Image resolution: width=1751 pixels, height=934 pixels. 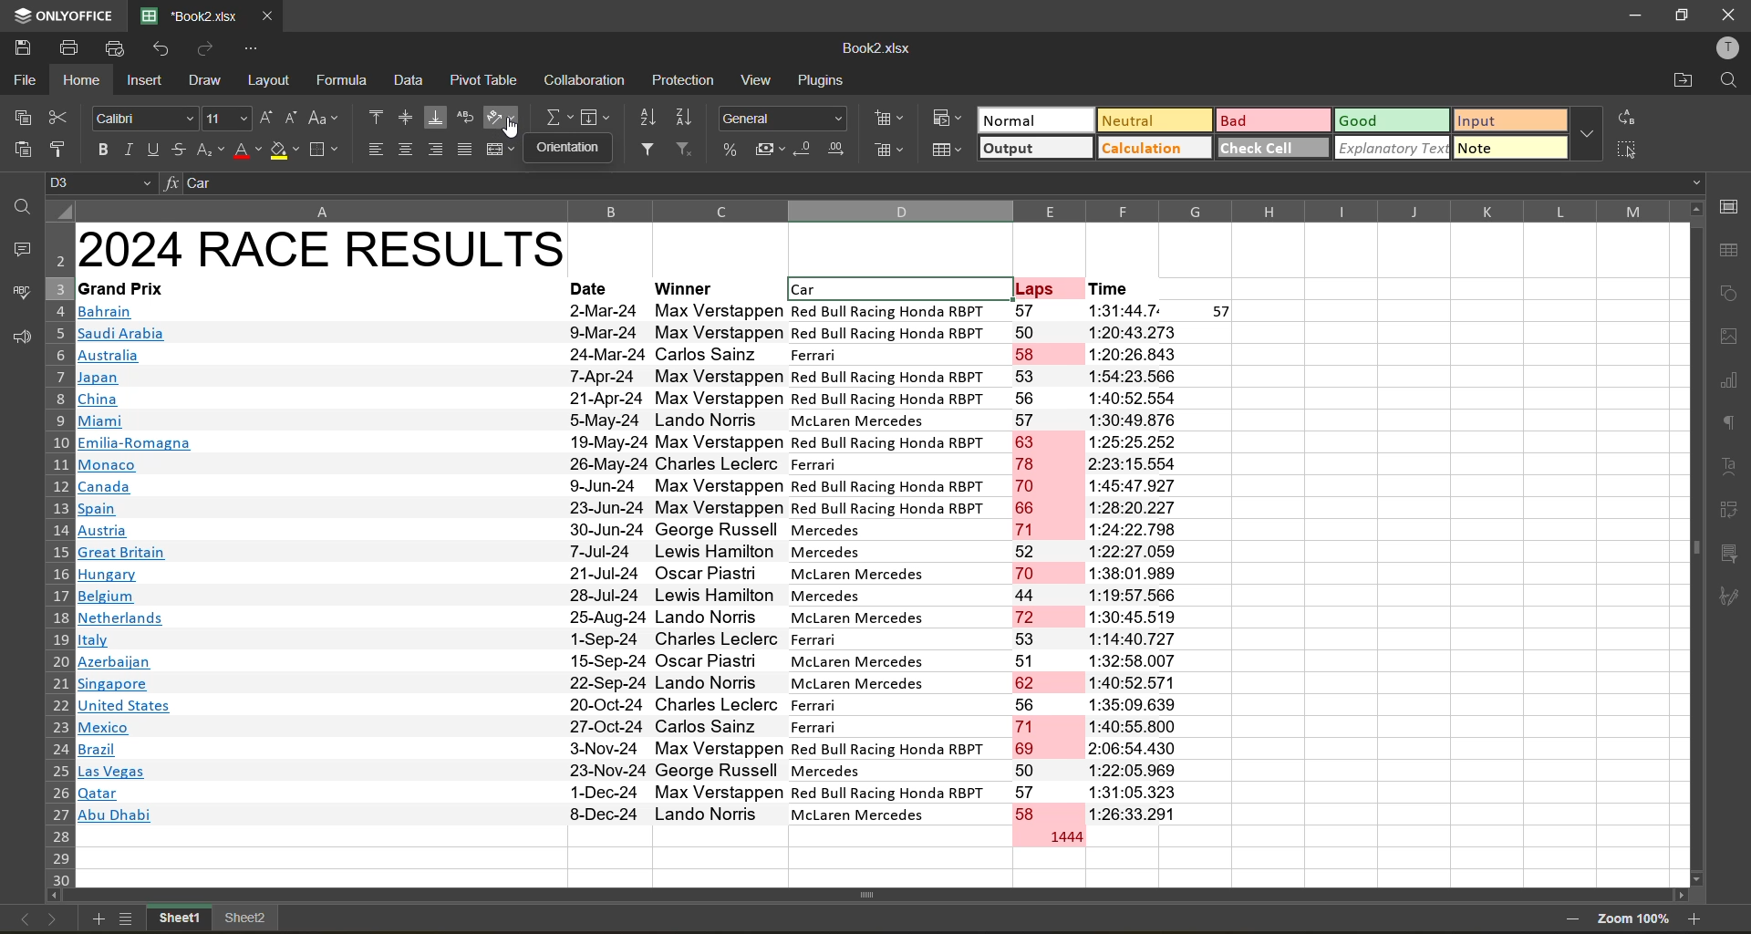 What do you see at coordinates (684, 115) in the screenshot?
I see `sort descending` at bounding box center [684, 115].